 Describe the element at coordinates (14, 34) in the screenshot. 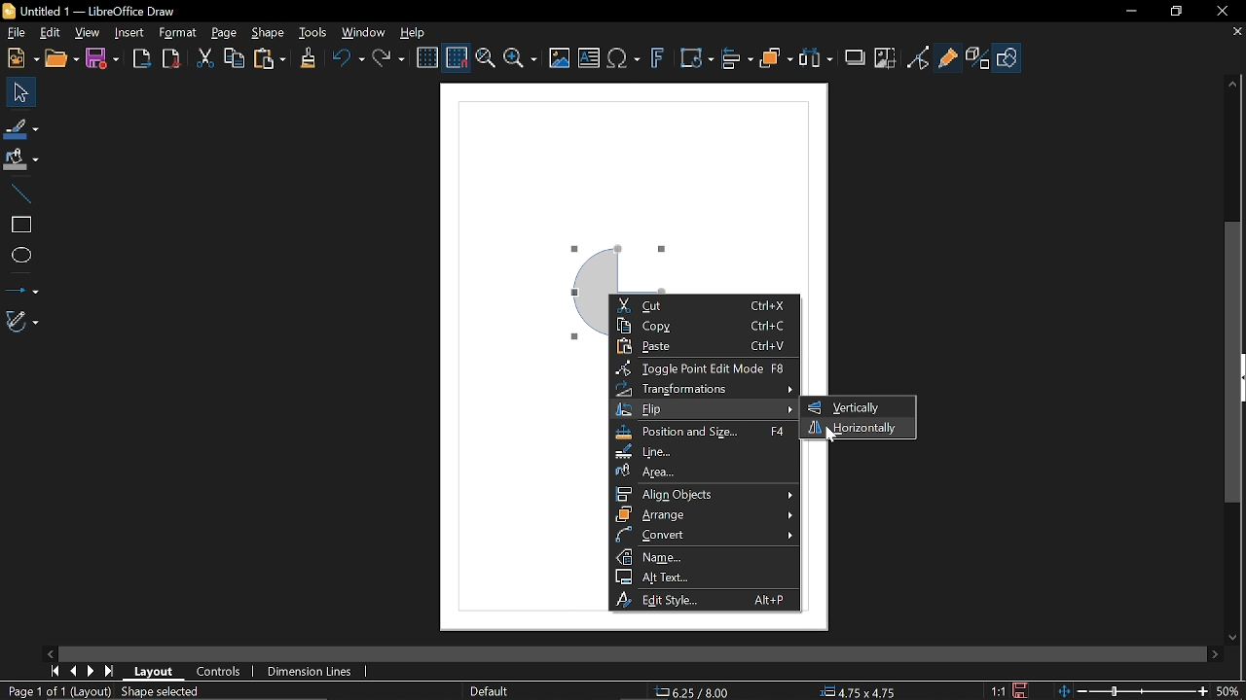

I see `File` at that location.